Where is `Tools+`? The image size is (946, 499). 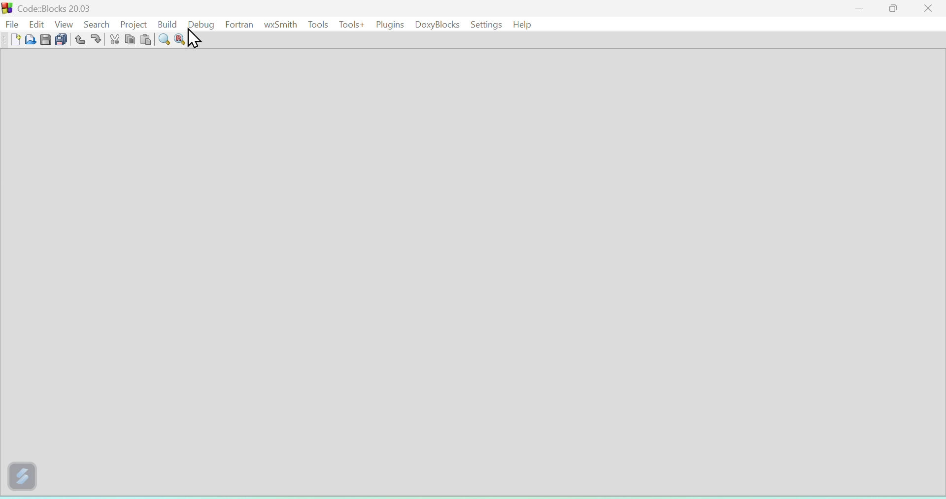
Tools+ is located at coordinates (349, 24).